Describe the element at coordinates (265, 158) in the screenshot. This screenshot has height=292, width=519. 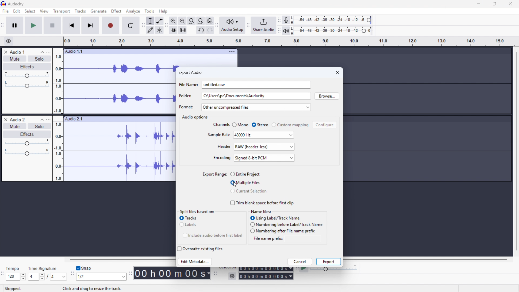
I see `Select Encoding` at that location.